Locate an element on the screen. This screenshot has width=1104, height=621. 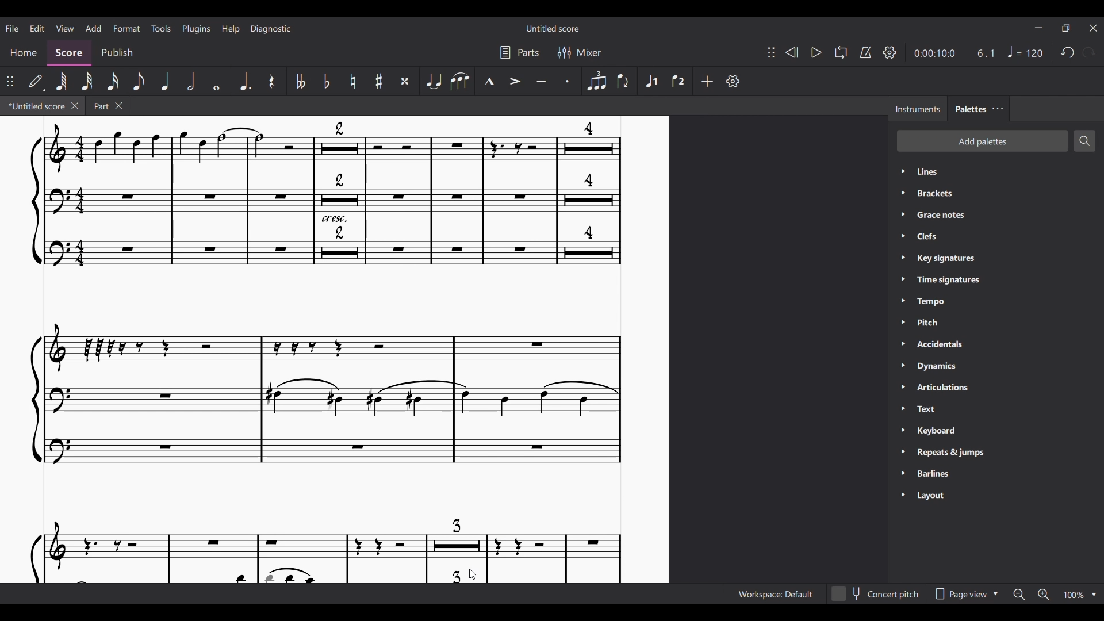
Current score changed due to creation of Multimeasure rests is located at coordinates (336, 350).